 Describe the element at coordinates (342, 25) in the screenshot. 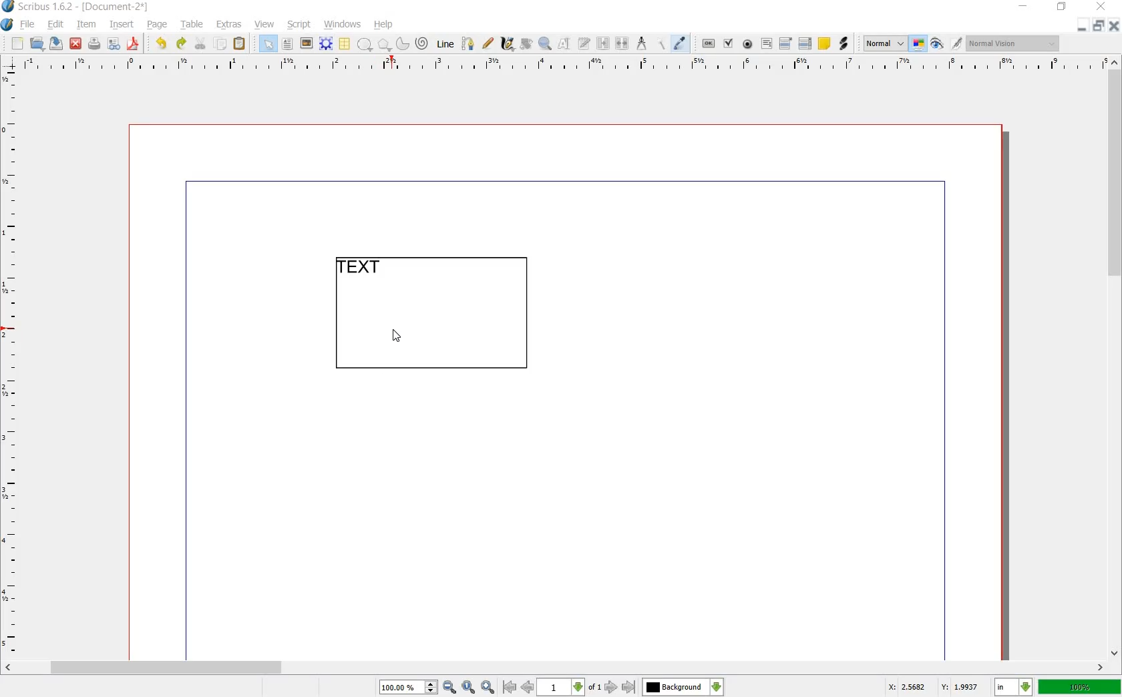

I see `windows` at that location.